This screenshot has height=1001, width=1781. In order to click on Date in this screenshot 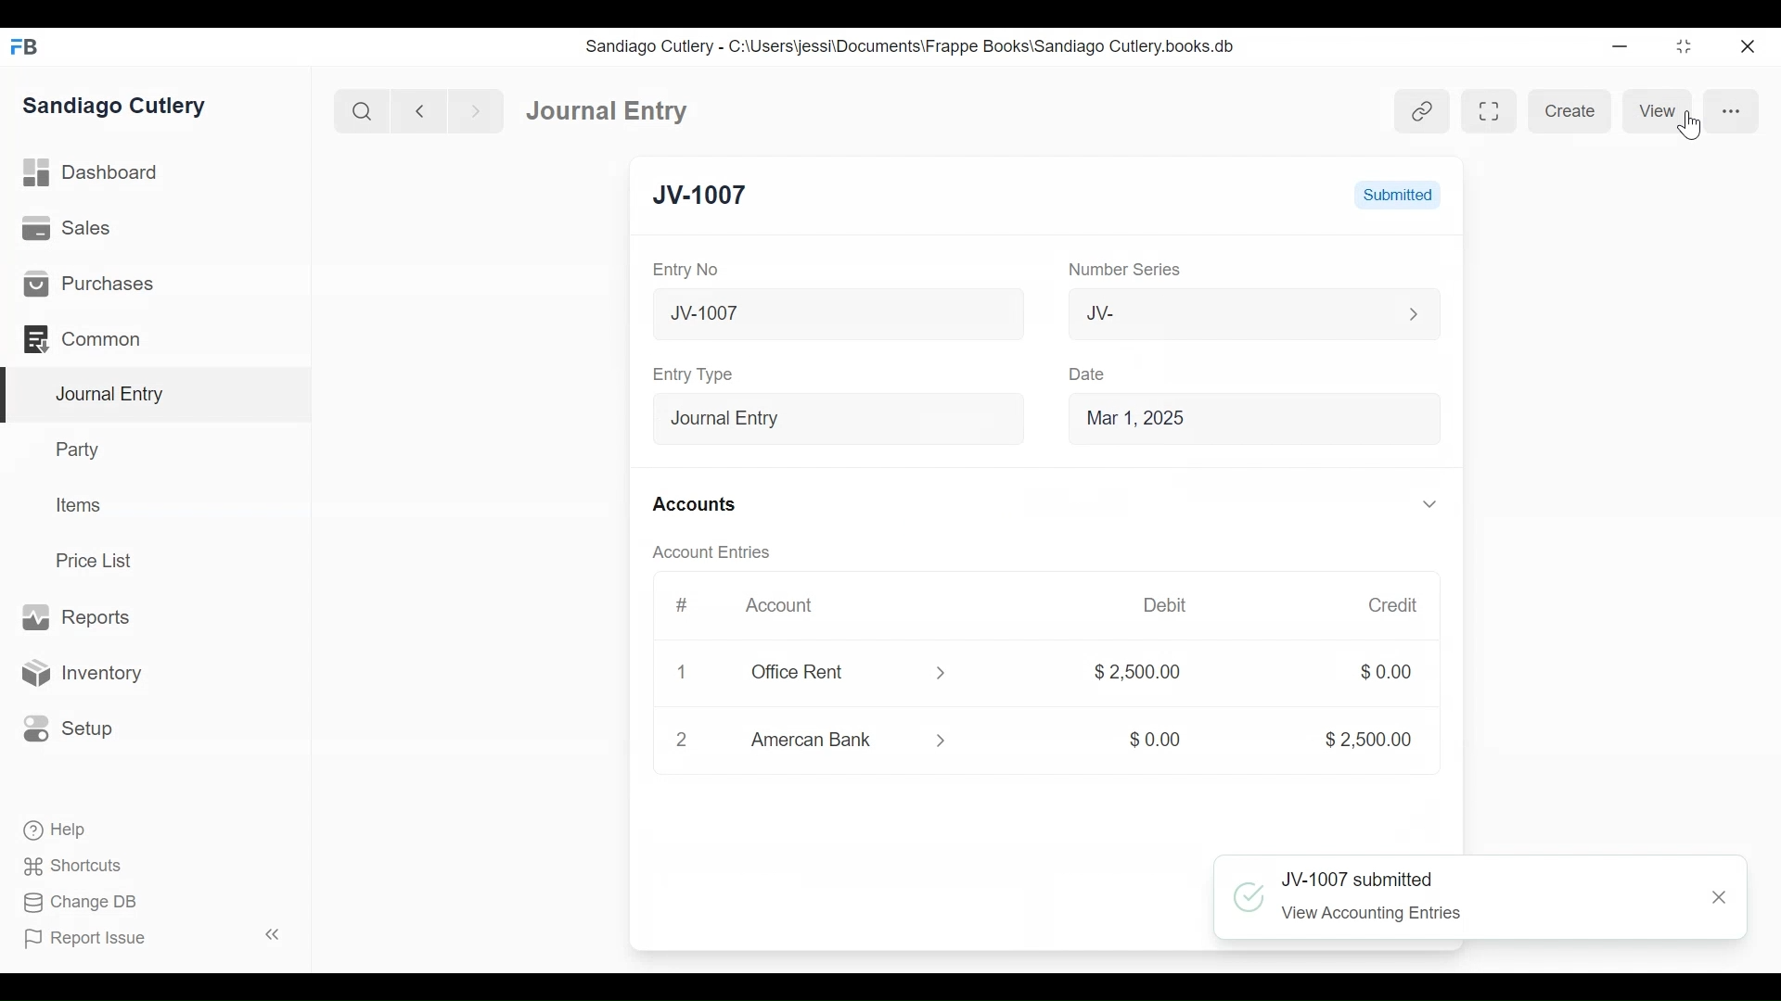, I will do `click(1082, 374)`.